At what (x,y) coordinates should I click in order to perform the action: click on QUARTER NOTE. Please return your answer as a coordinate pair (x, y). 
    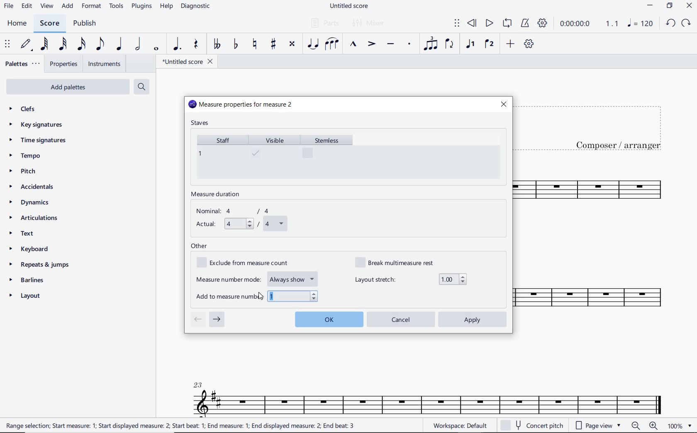
    Looking at the image, I should click on (119, 44).